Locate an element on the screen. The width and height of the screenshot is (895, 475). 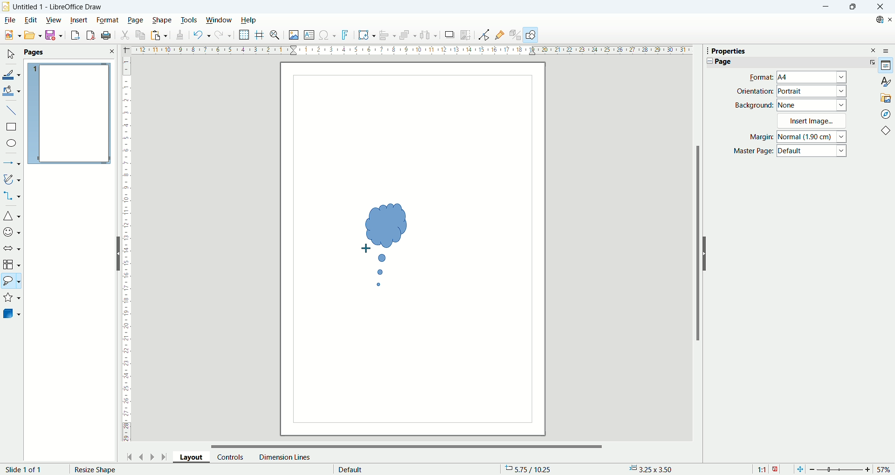
file is located at coordinates (9, 20).